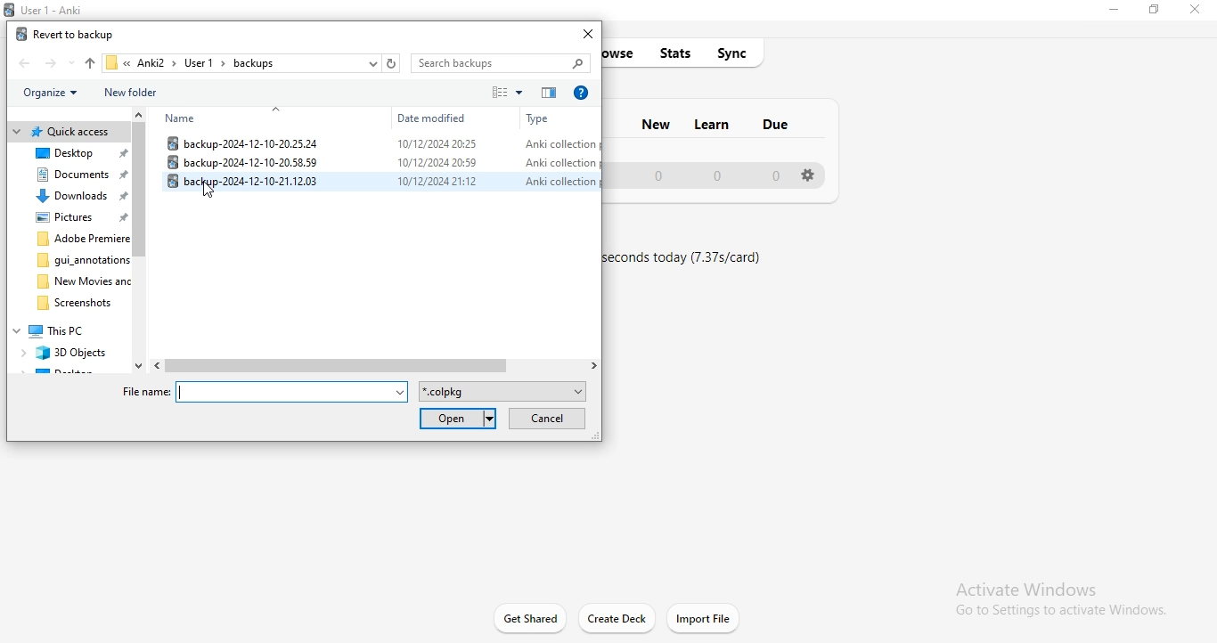  What do you see at coordinates (279, 109) in the screenshot?
I see `collapse` at bounding box center [279, 109].